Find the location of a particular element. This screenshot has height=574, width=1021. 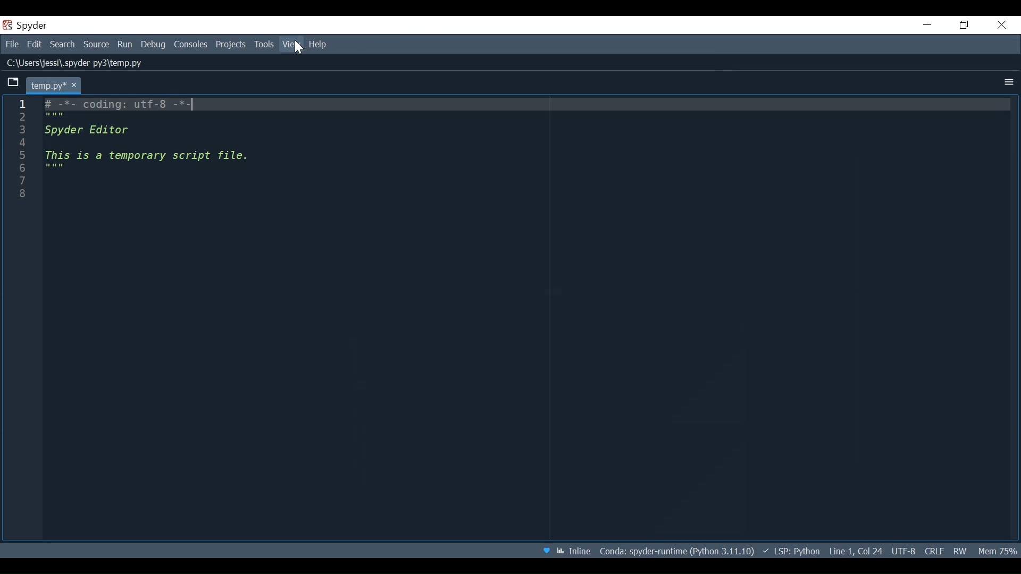

Debug is located at coordinates (153, 44).